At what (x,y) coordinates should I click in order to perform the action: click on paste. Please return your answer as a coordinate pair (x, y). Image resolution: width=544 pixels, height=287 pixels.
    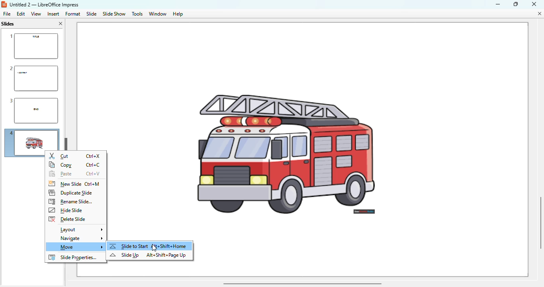
    Looking at the image, I should click on (60, 174).